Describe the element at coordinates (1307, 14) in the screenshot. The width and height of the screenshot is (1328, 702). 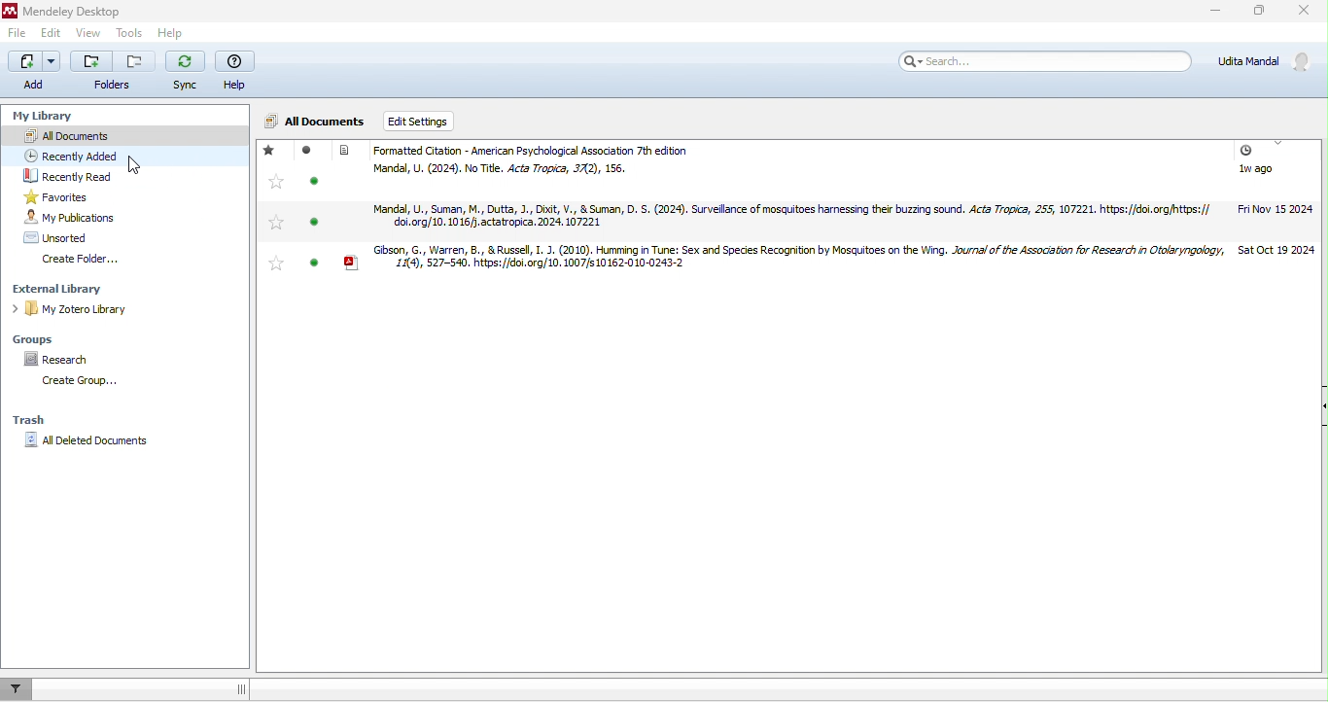
I see `close` at that location.